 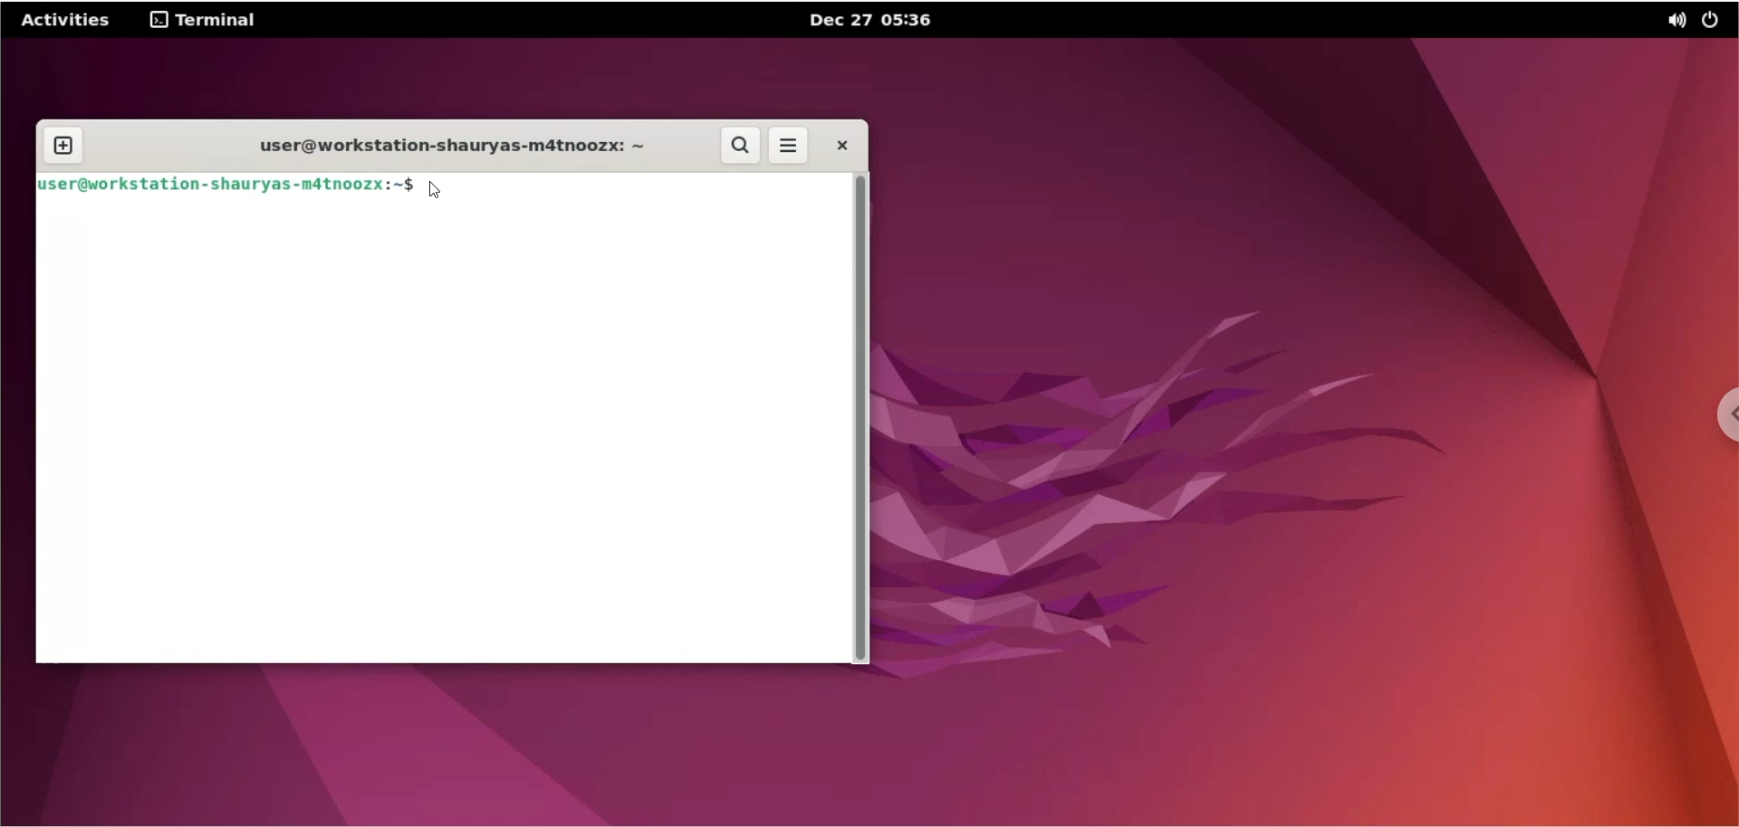 I want to click on chrome options, so click(x=1723, y=415).